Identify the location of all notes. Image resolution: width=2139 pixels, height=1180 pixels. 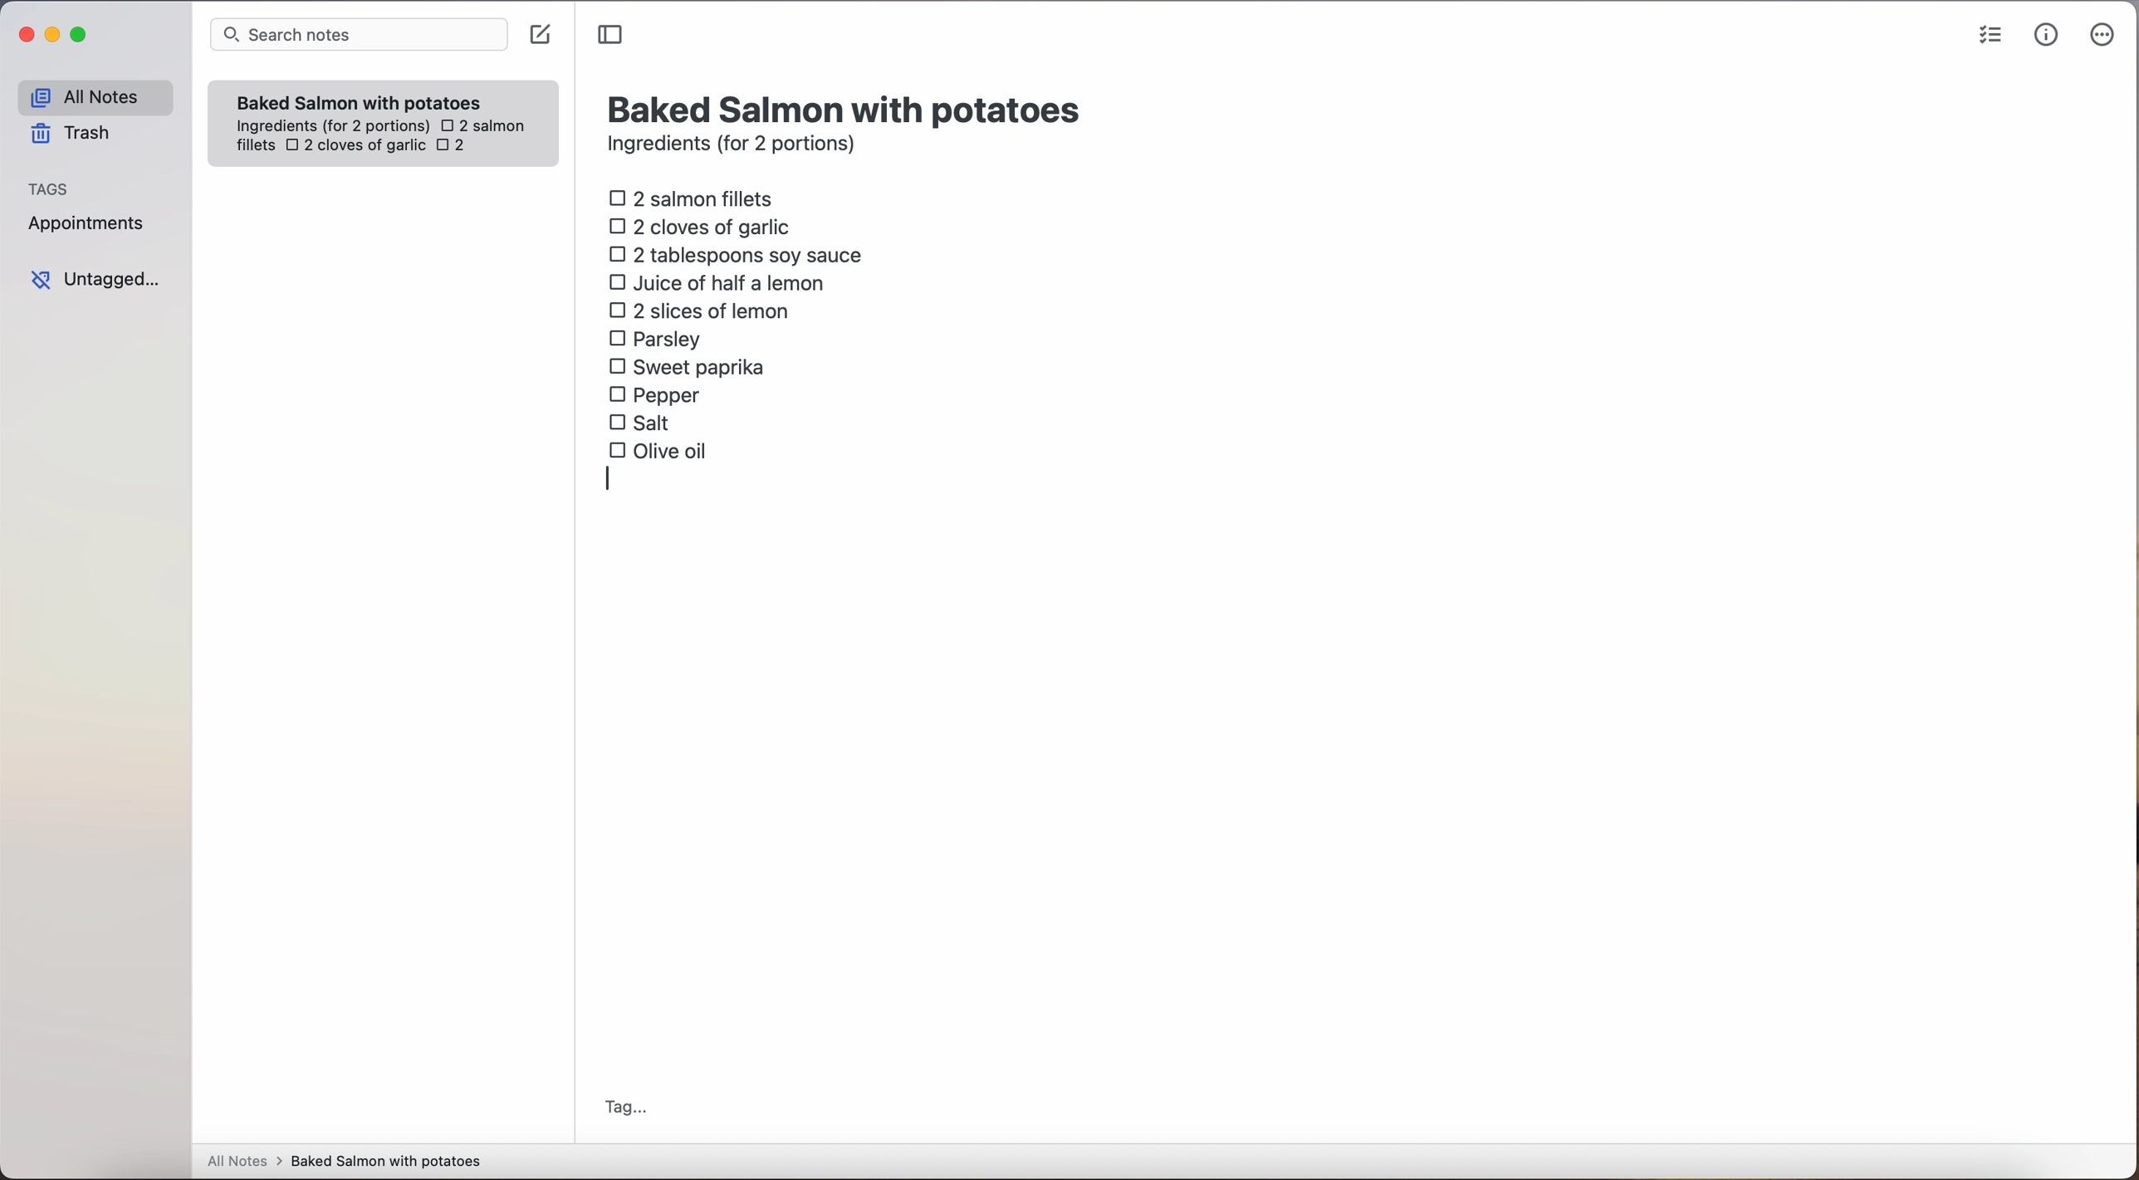
(95, 96).